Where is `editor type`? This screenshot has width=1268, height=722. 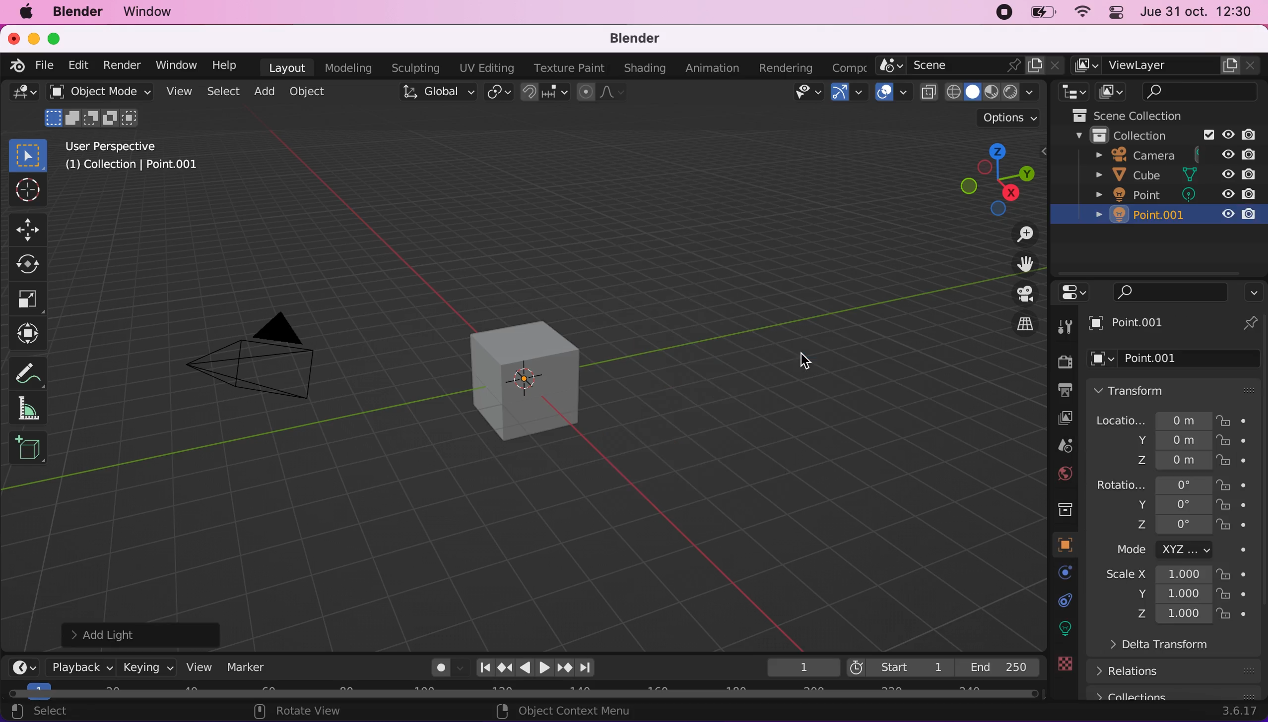 editor type is located at coordinates (19, 666).